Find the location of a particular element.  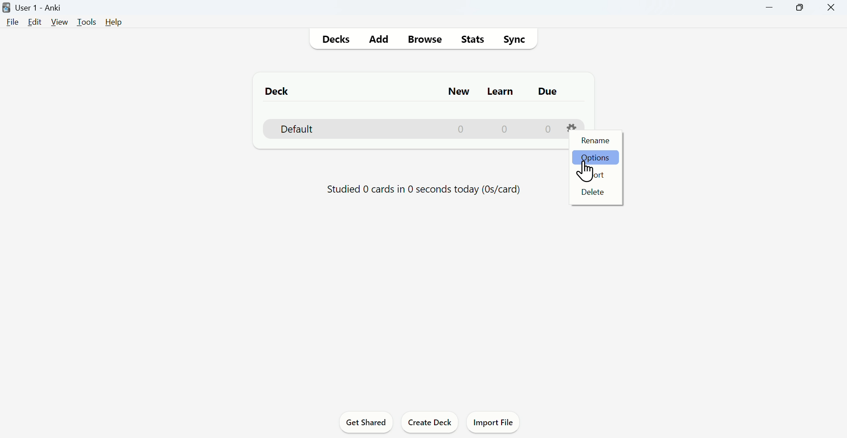

Minimize is located at coordinates (770, 8).